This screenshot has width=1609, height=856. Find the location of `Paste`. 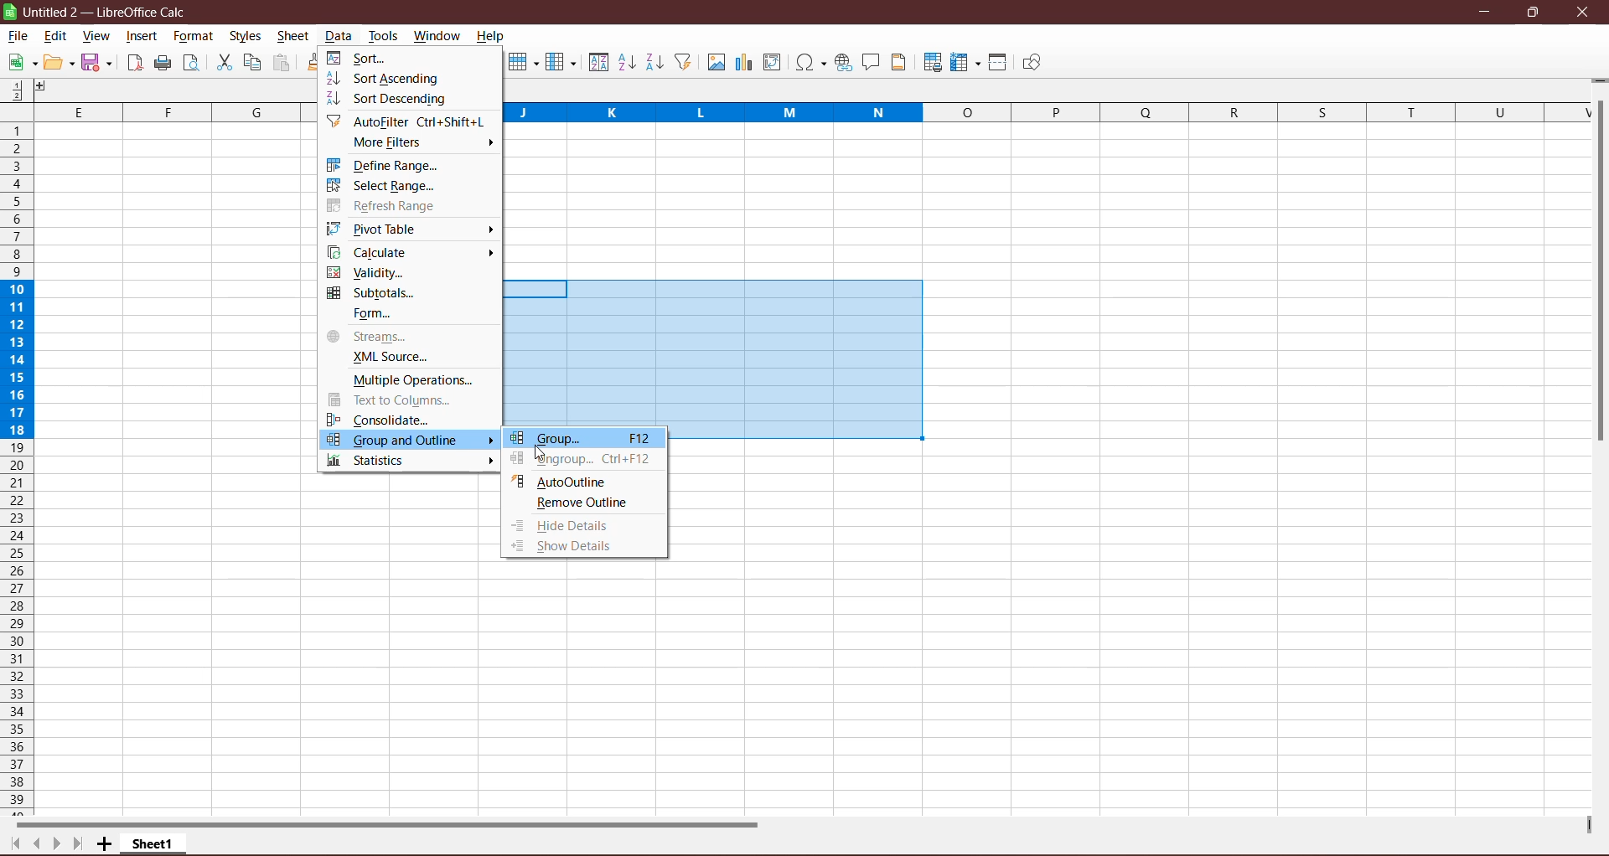

Paste is located at coordinates (282, 64).